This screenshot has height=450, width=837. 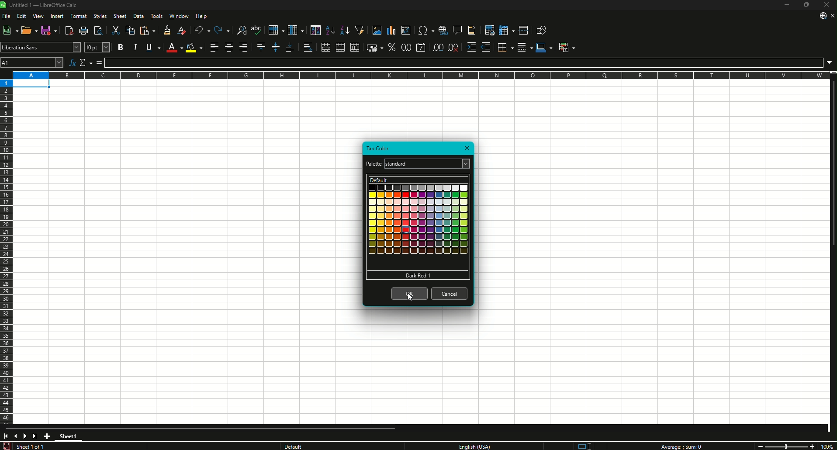 What do you see at coordinates (69, 30) in the screenshot?
I see `Export Directly as PDF` at bounding box center [69, 30].